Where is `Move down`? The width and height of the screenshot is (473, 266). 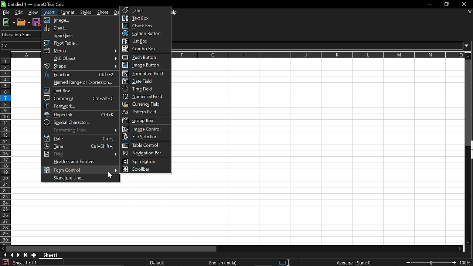 Move down is located at coordinates (468, 243).